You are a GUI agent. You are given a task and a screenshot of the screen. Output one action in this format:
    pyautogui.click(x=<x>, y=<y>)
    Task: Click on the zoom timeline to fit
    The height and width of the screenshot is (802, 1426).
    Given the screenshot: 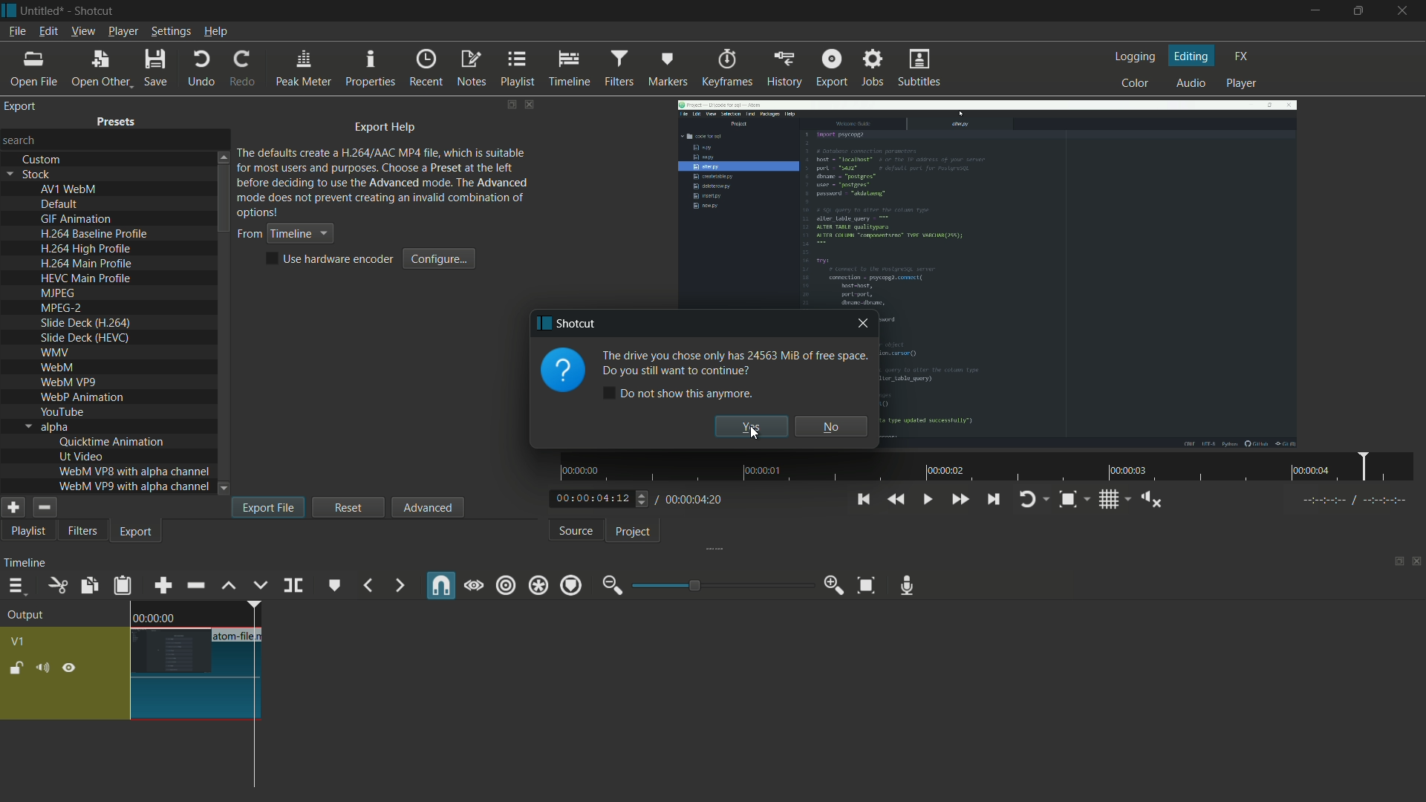 What is the action you would take?
    pyautogui.click(x=864, y=584)
    